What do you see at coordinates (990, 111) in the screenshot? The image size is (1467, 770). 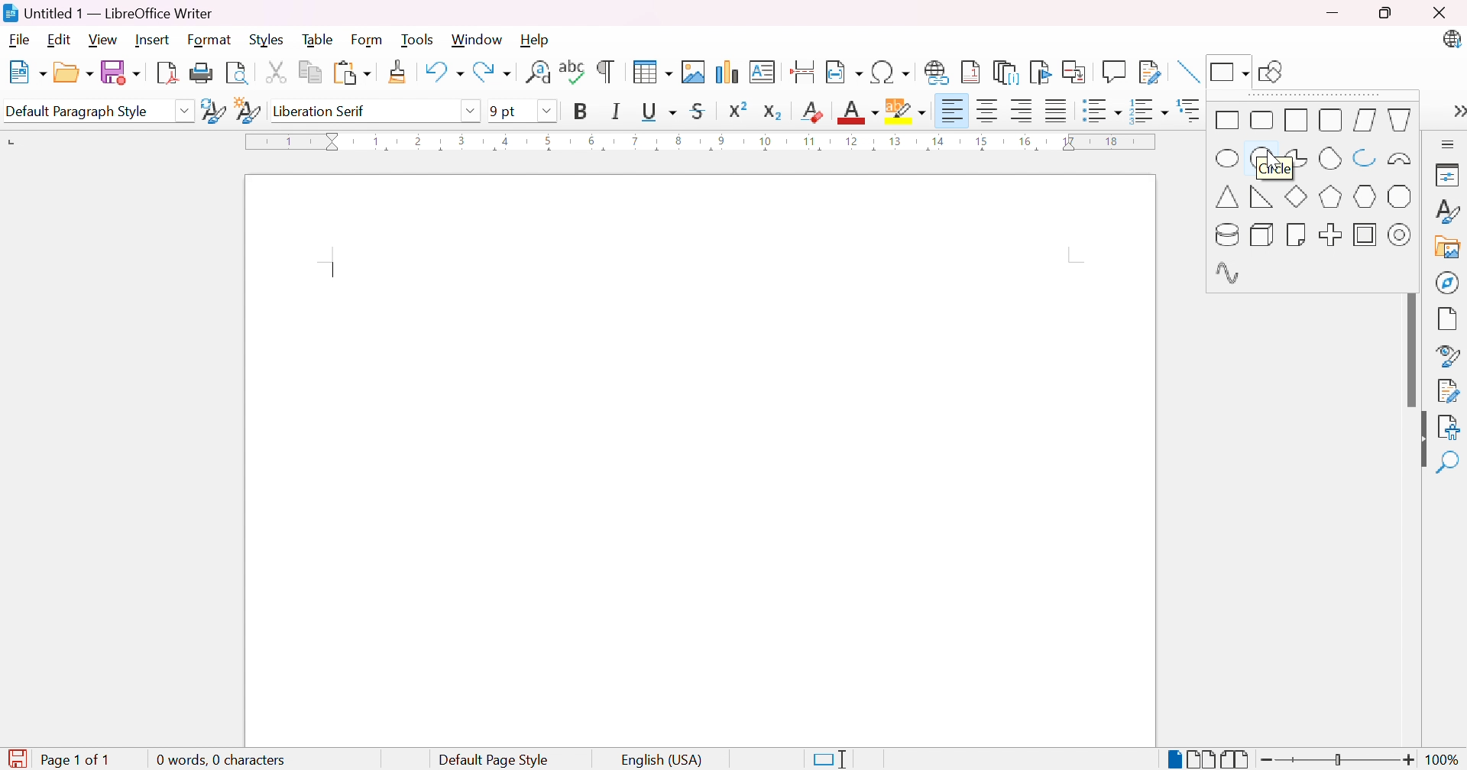 I see `Align center` at bounding box center [990, 111].